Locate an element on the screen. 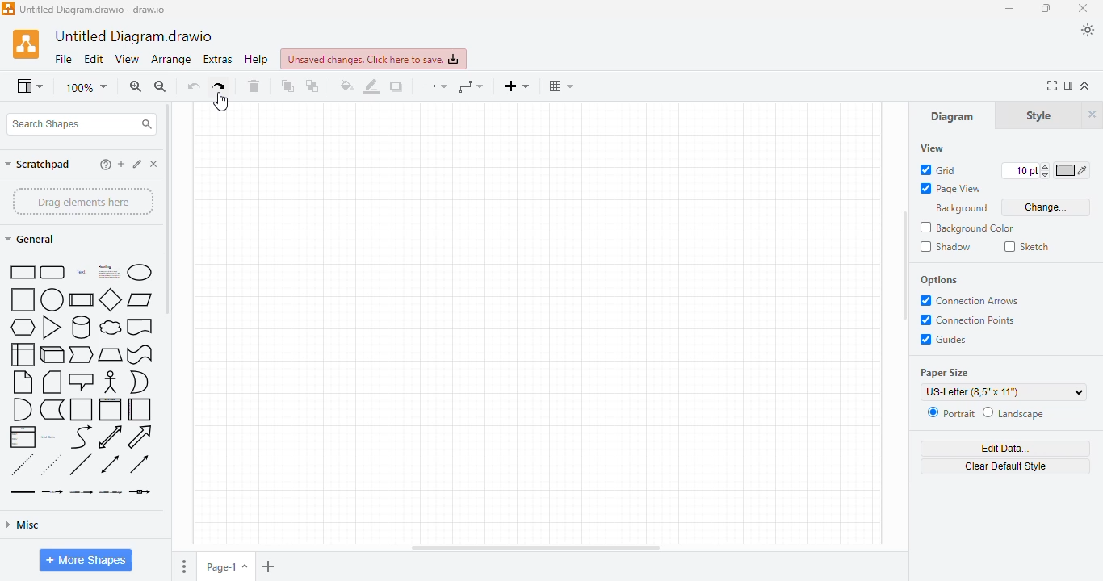  format is located at coordinates (1070, 86).